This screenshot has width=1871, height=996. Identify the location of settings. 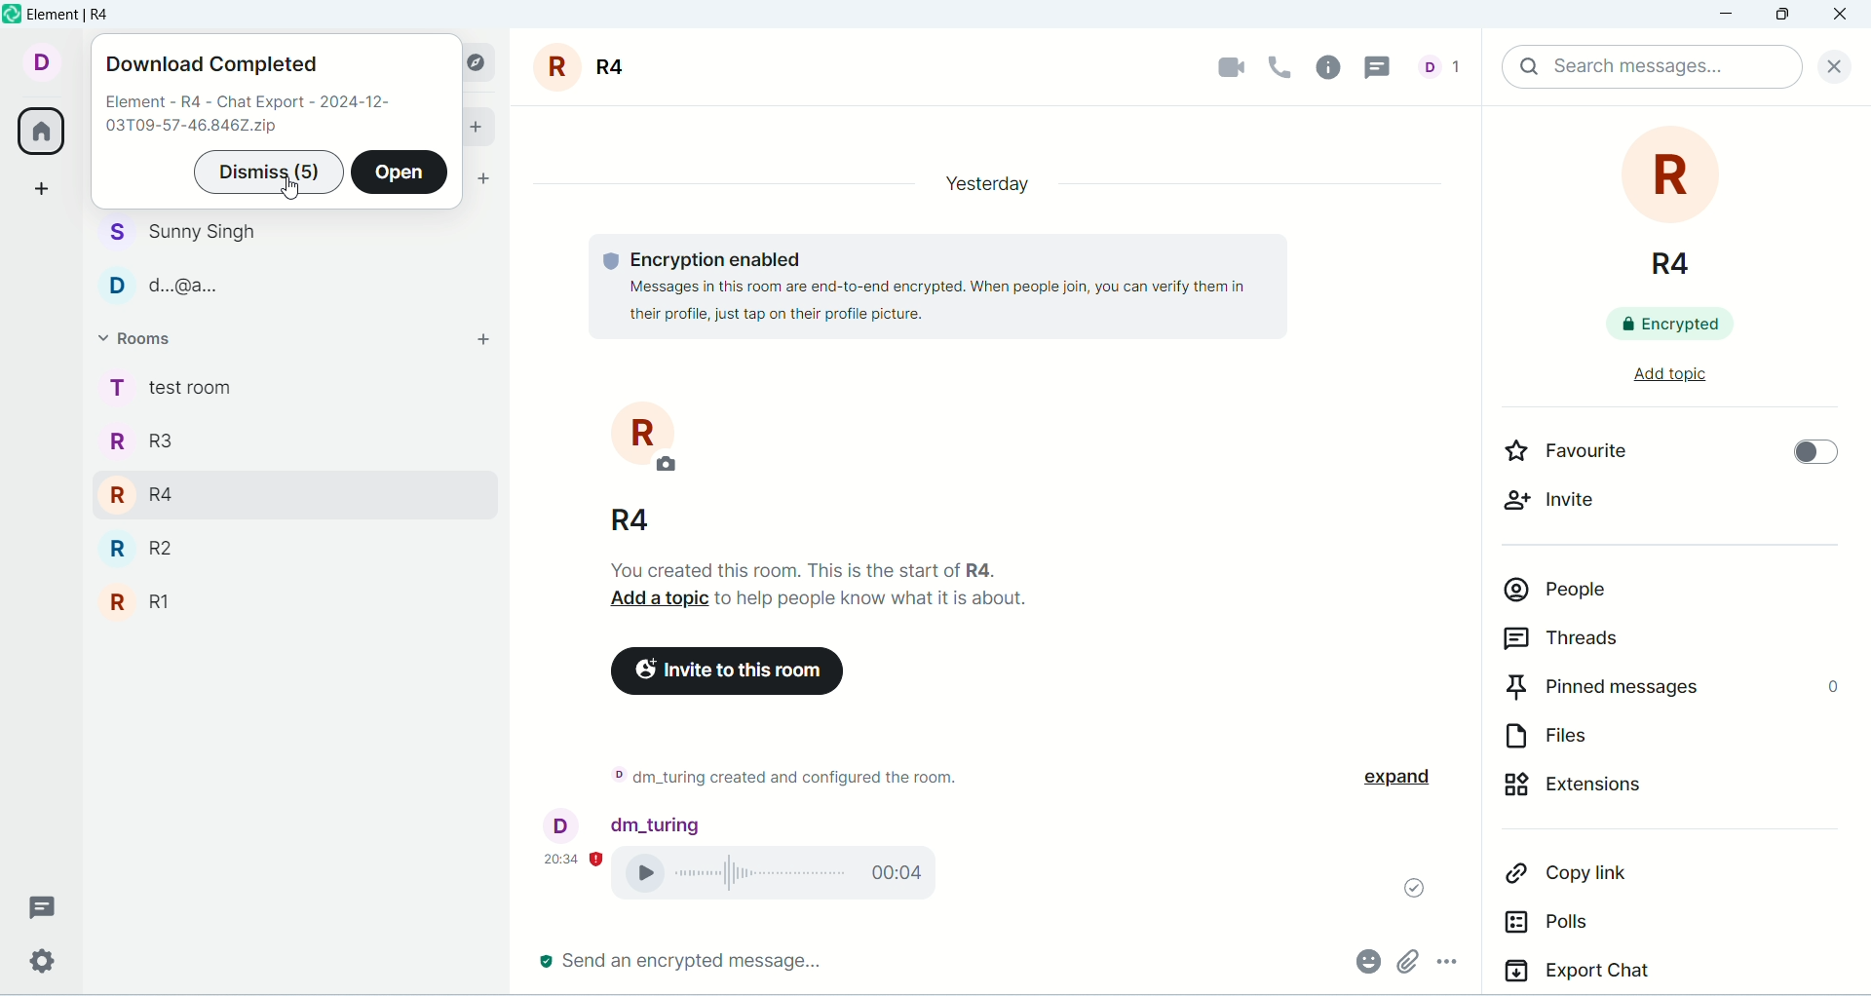
(40, 962).